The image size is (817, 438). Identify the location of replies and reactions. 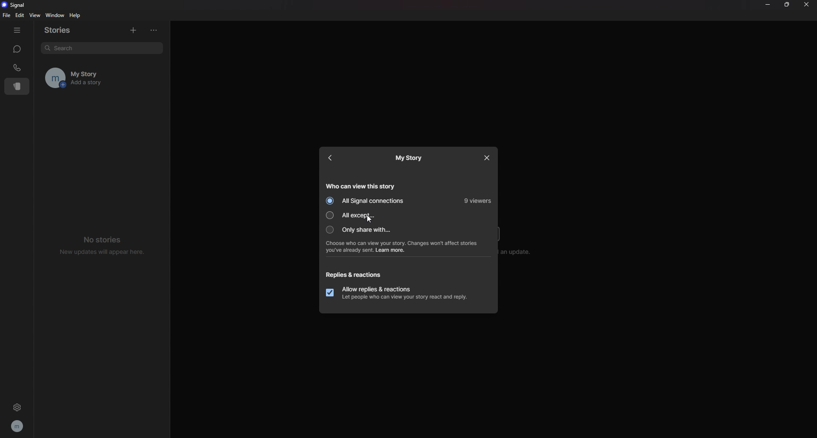
(357, 275).